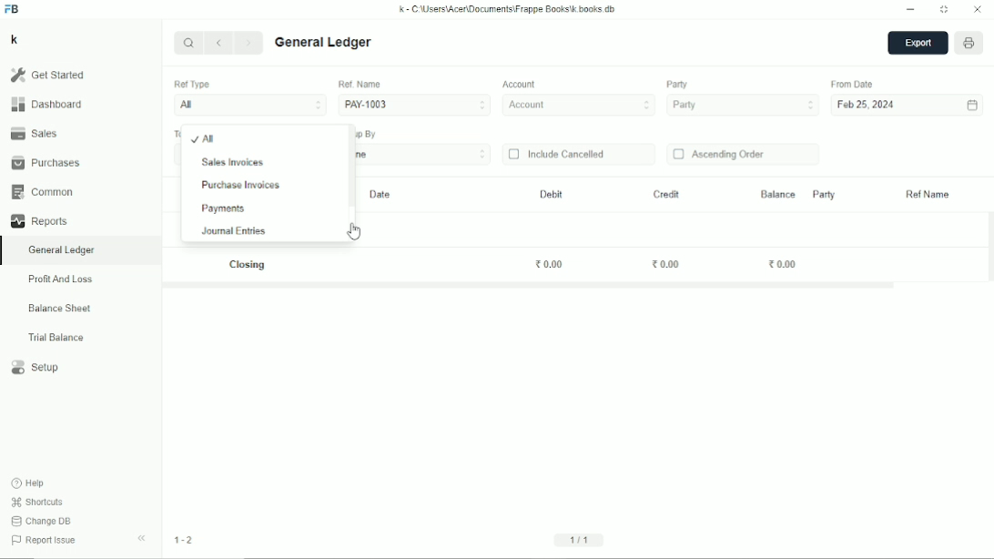 The height and width of the screenshot is (559, 994). Describe the element at coordinates (414, 104) in the screenshot. I see `PAY-1003` at that location.